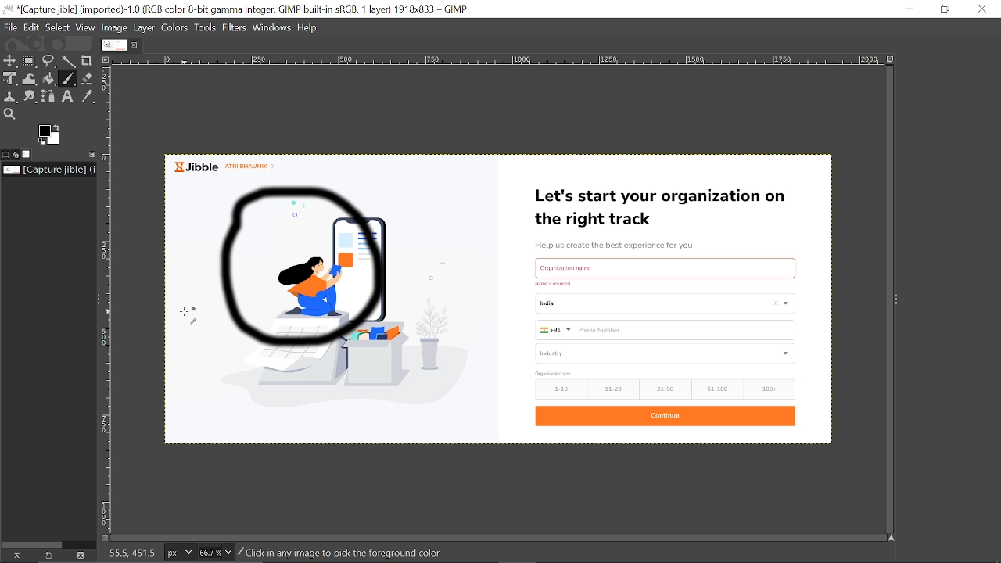  Describe the element at coordinates (17, 155) in the screenshot. I see `Device status` at that location.